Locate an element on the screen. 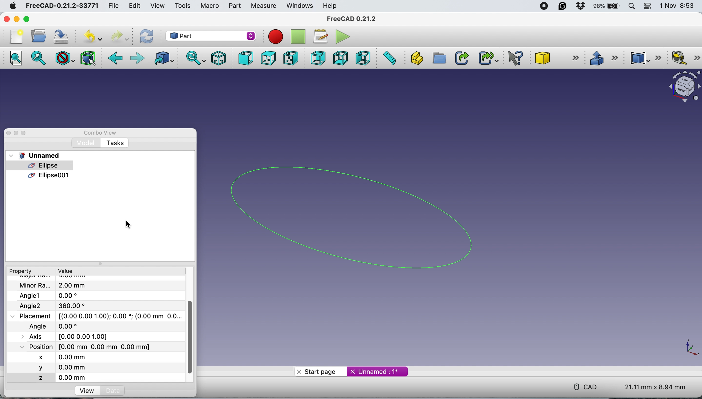 The height and width of the screenshot is (399, 702). macro is located at coordinates (209, 6).